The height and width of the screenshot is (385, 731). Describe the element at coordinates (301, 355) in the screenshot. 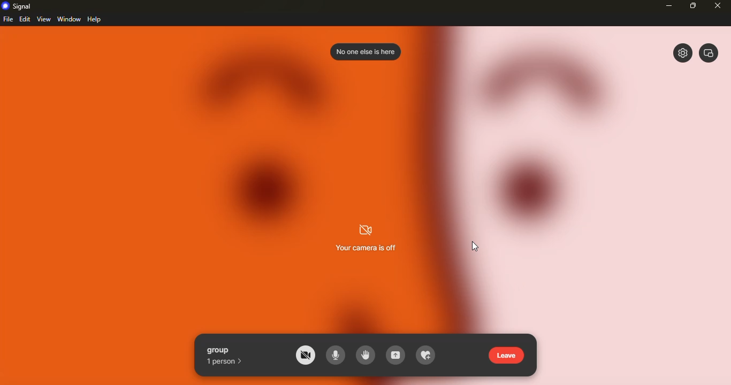

I see `camera off` at that location.